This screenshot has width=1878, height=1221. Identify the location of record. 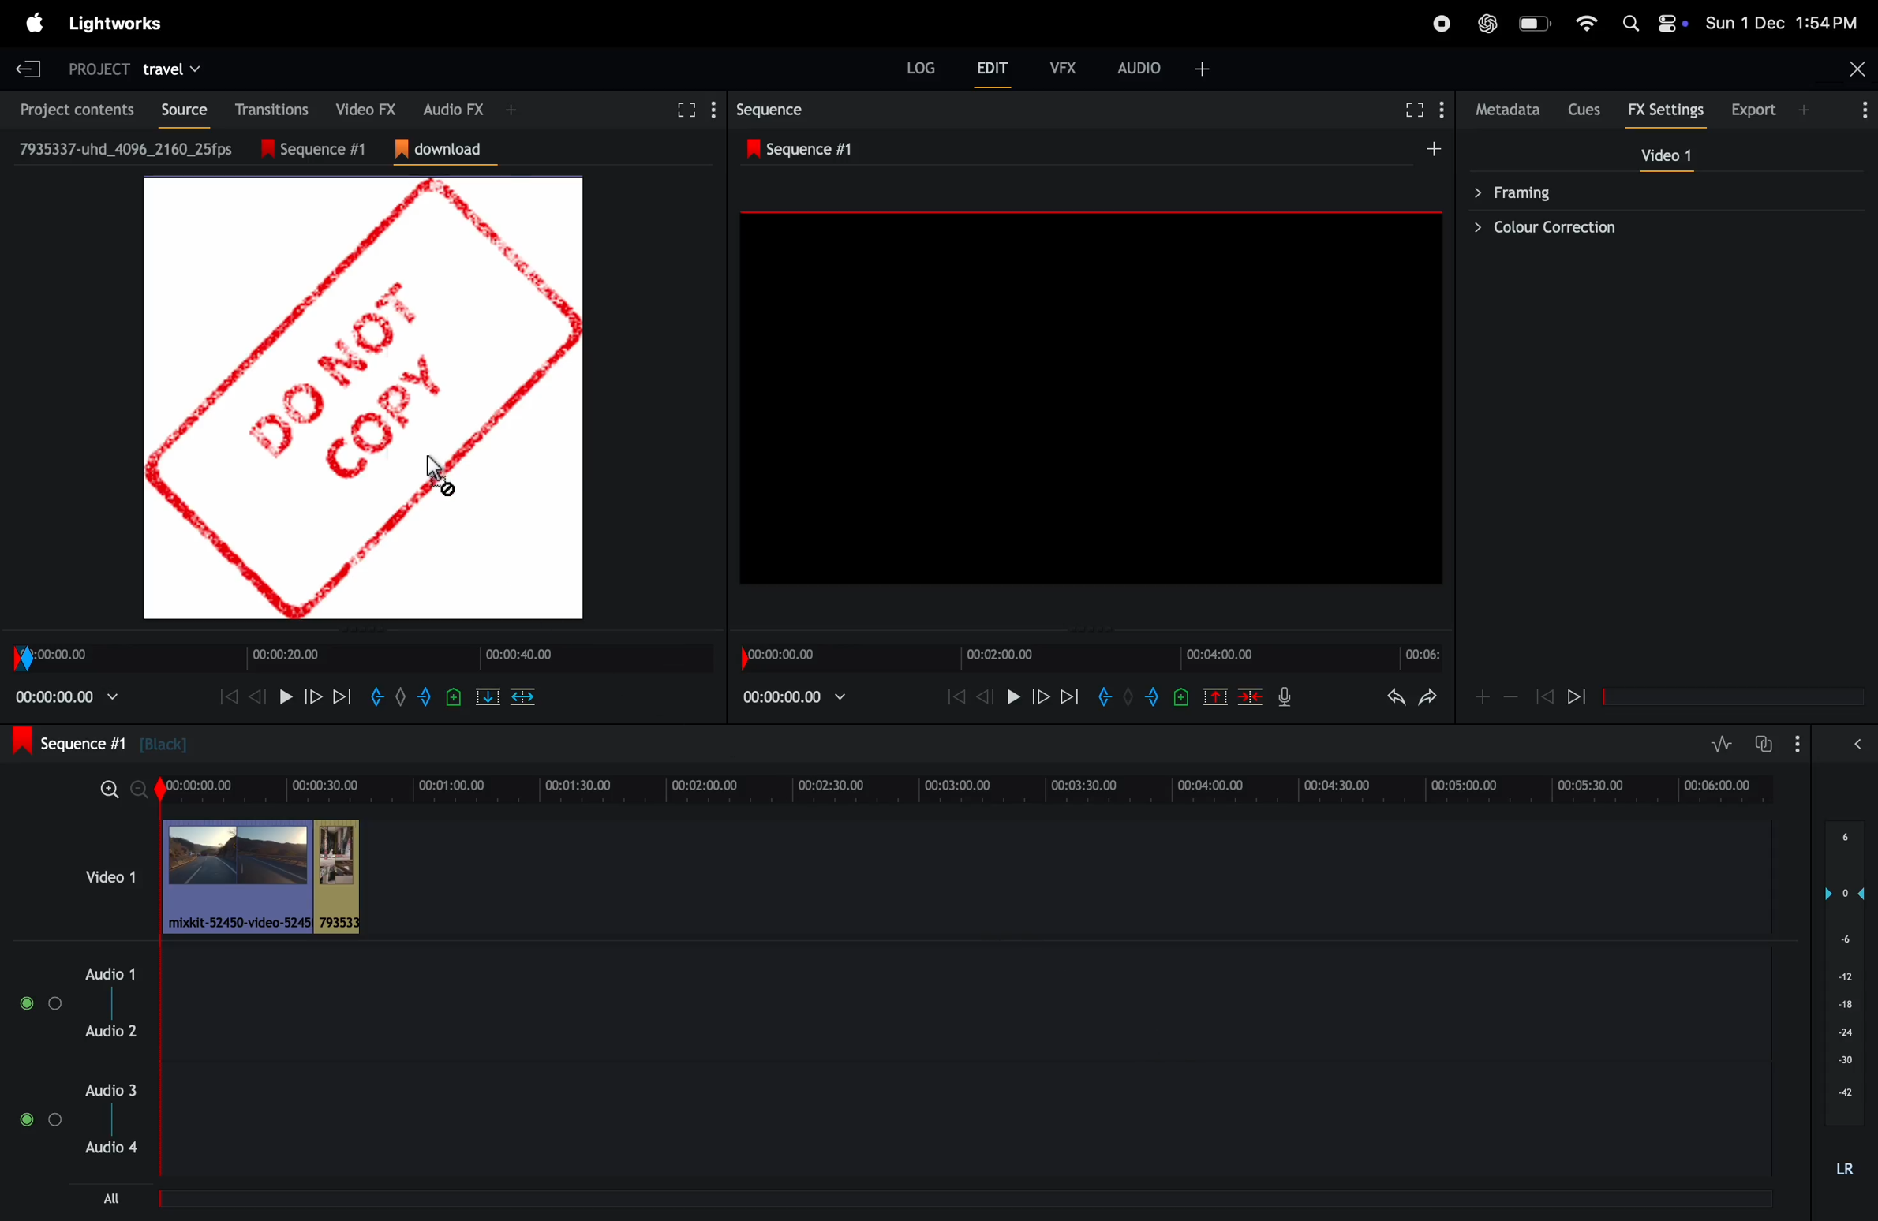
(1442, 24).